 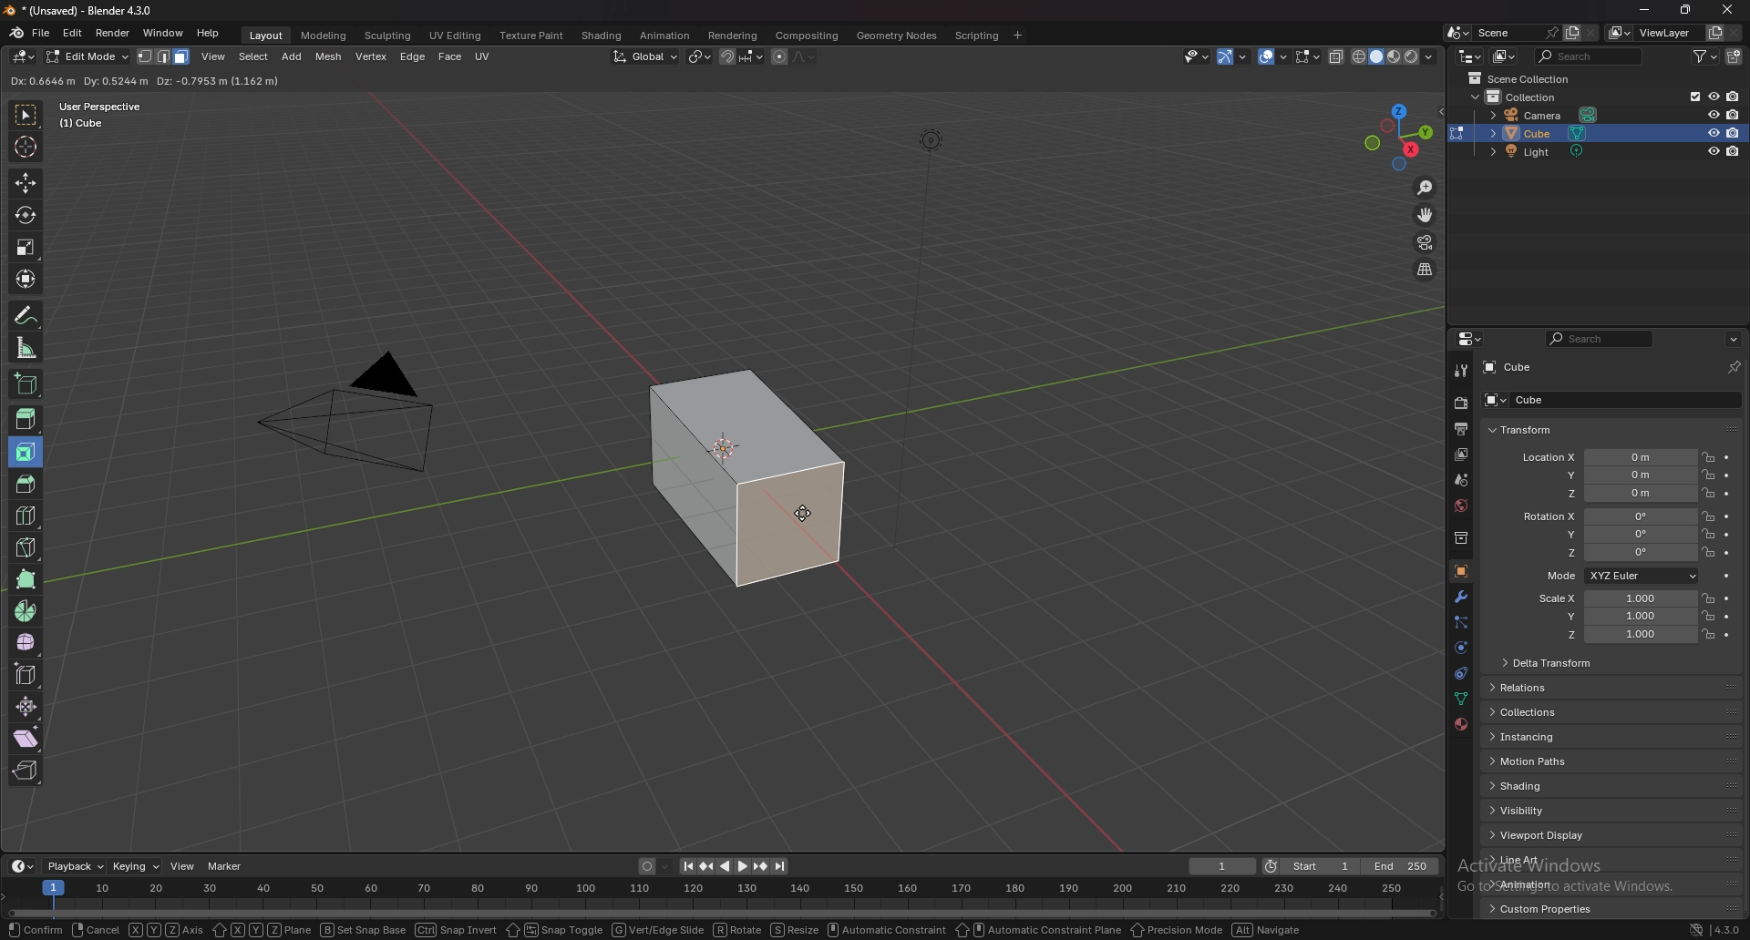 I want to click on jump to keyframe, so click(x=706, y=867).